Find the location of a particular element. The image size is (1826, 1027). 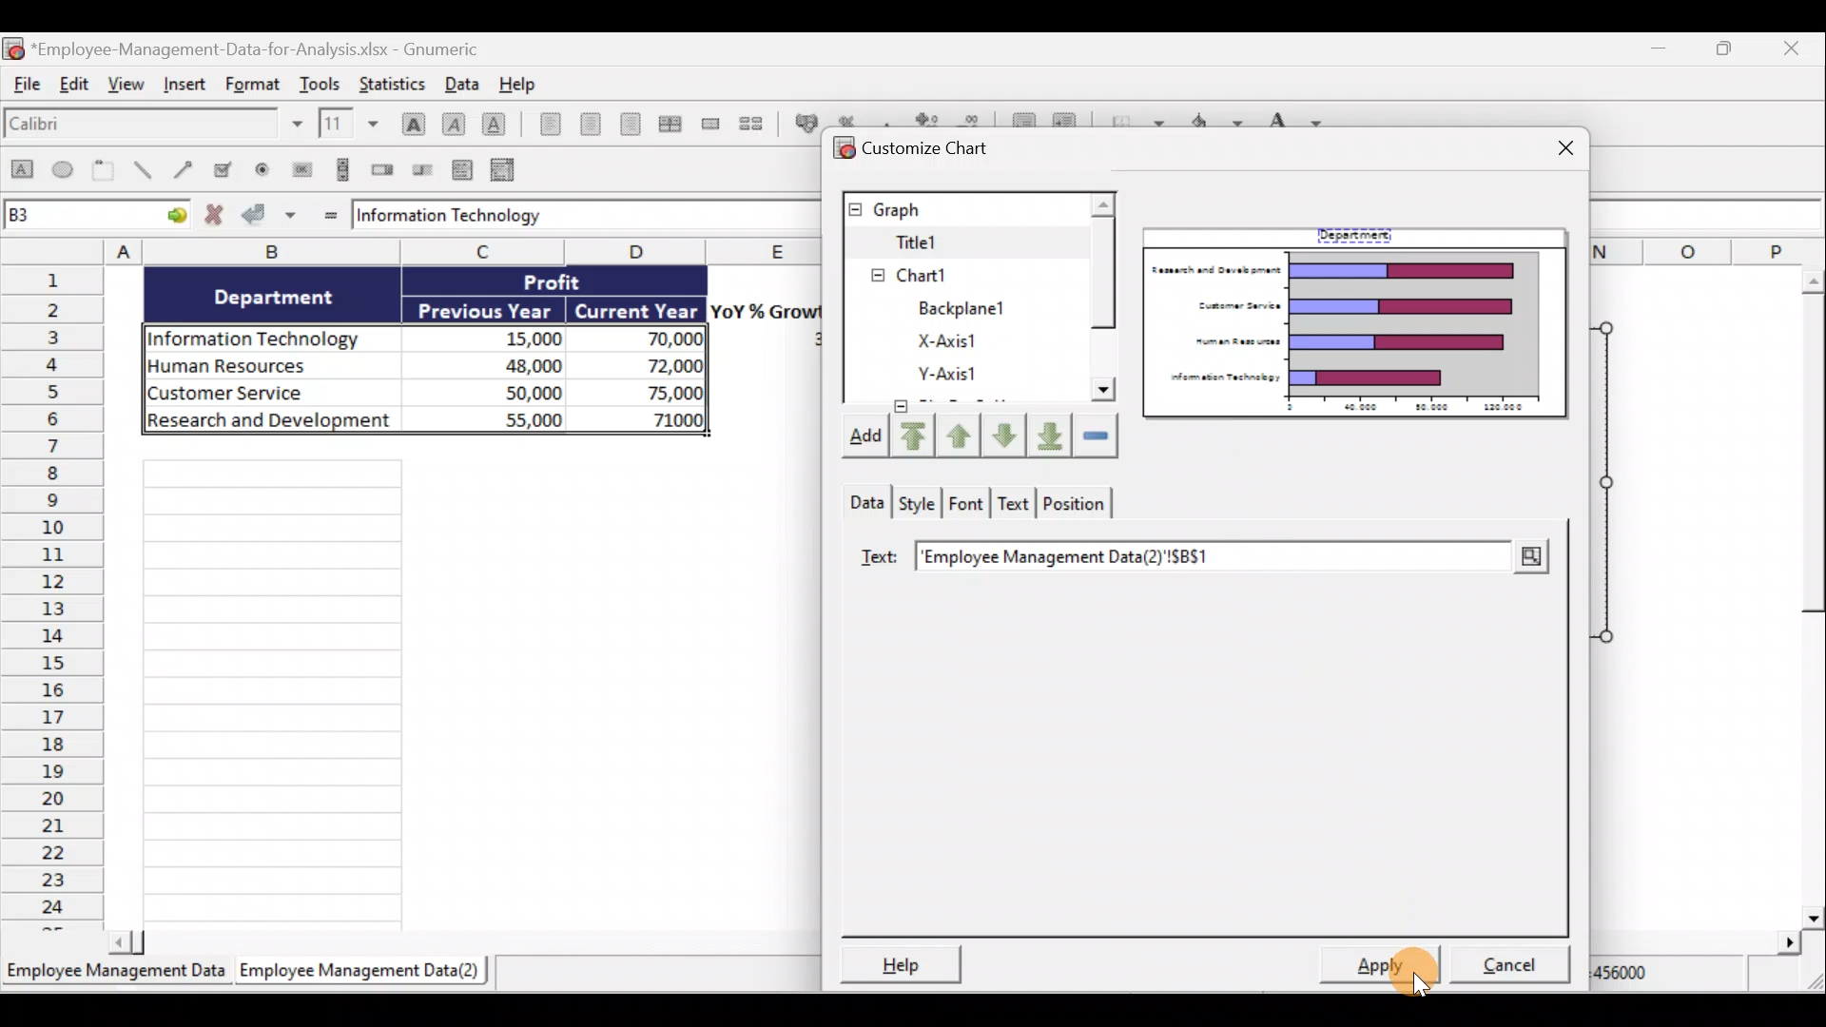

Columns is located at coordinates (466, 250).